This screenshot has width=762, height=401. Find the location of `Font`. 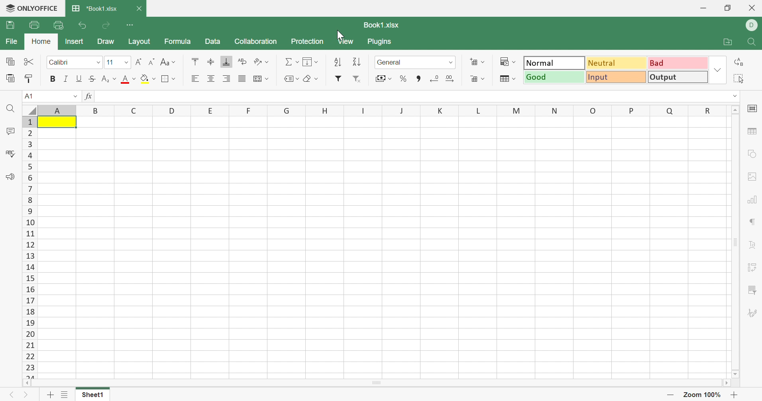

Font is located at coordinates (73, 62).